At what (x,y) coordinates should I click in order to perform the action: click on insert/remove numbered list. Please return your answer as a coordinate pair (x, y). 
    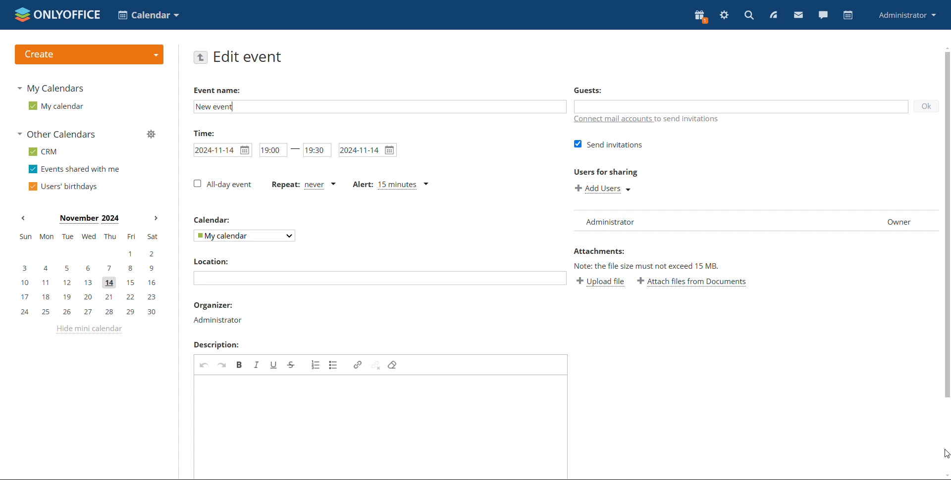
    Looking at the image, I should click on (316, 365).